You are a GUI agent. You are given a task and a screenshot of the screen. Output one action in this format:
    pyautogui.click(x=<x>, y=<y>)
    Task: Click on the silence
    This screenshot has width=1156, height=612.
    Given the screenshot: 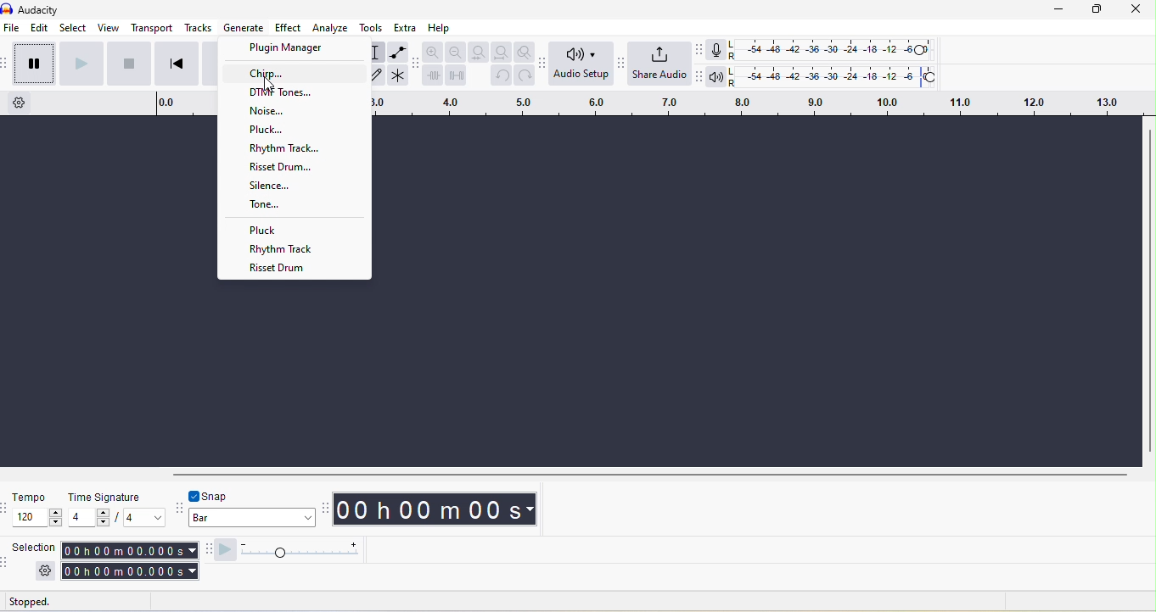 What is the action you would take?
    pyautogui.click(x=280, y=186)
    